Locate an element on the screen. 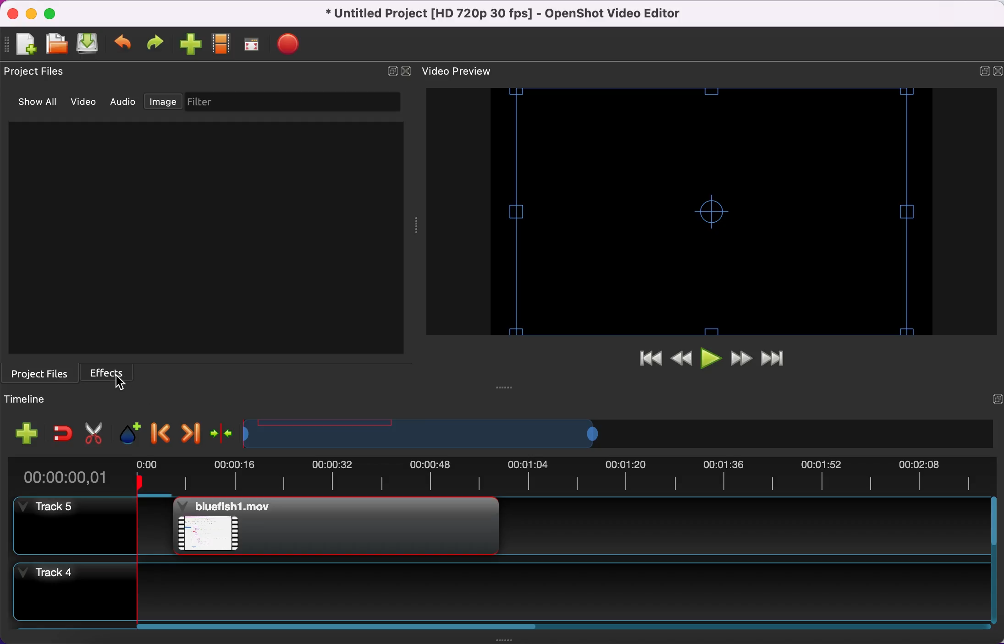 Image resolution: width=1004 pixels, height=644 pixels. track 5 is located at coordinates (505, 530).